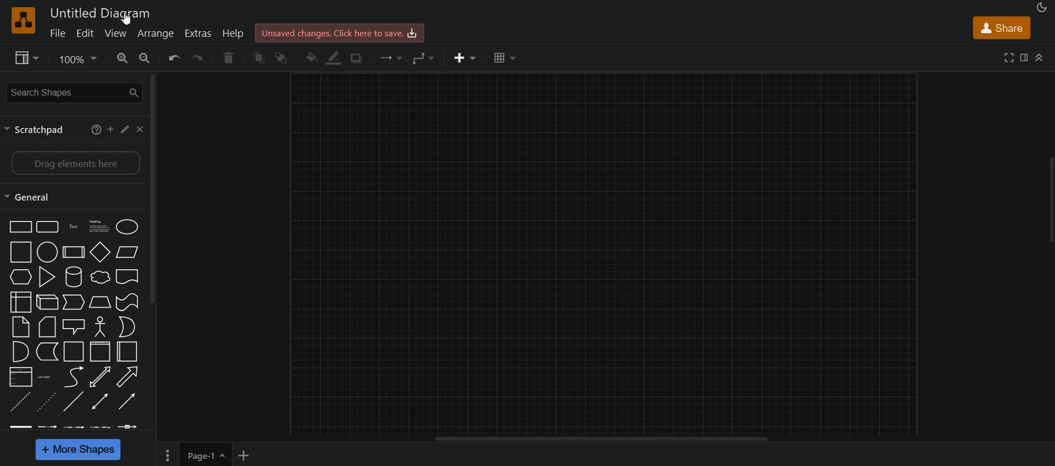 The width and height of the screenshot is (1055, 466). What do you see at coordinates (73, 92) in the screenshot?
I see `search shapes` at bounding box center [73, 92].